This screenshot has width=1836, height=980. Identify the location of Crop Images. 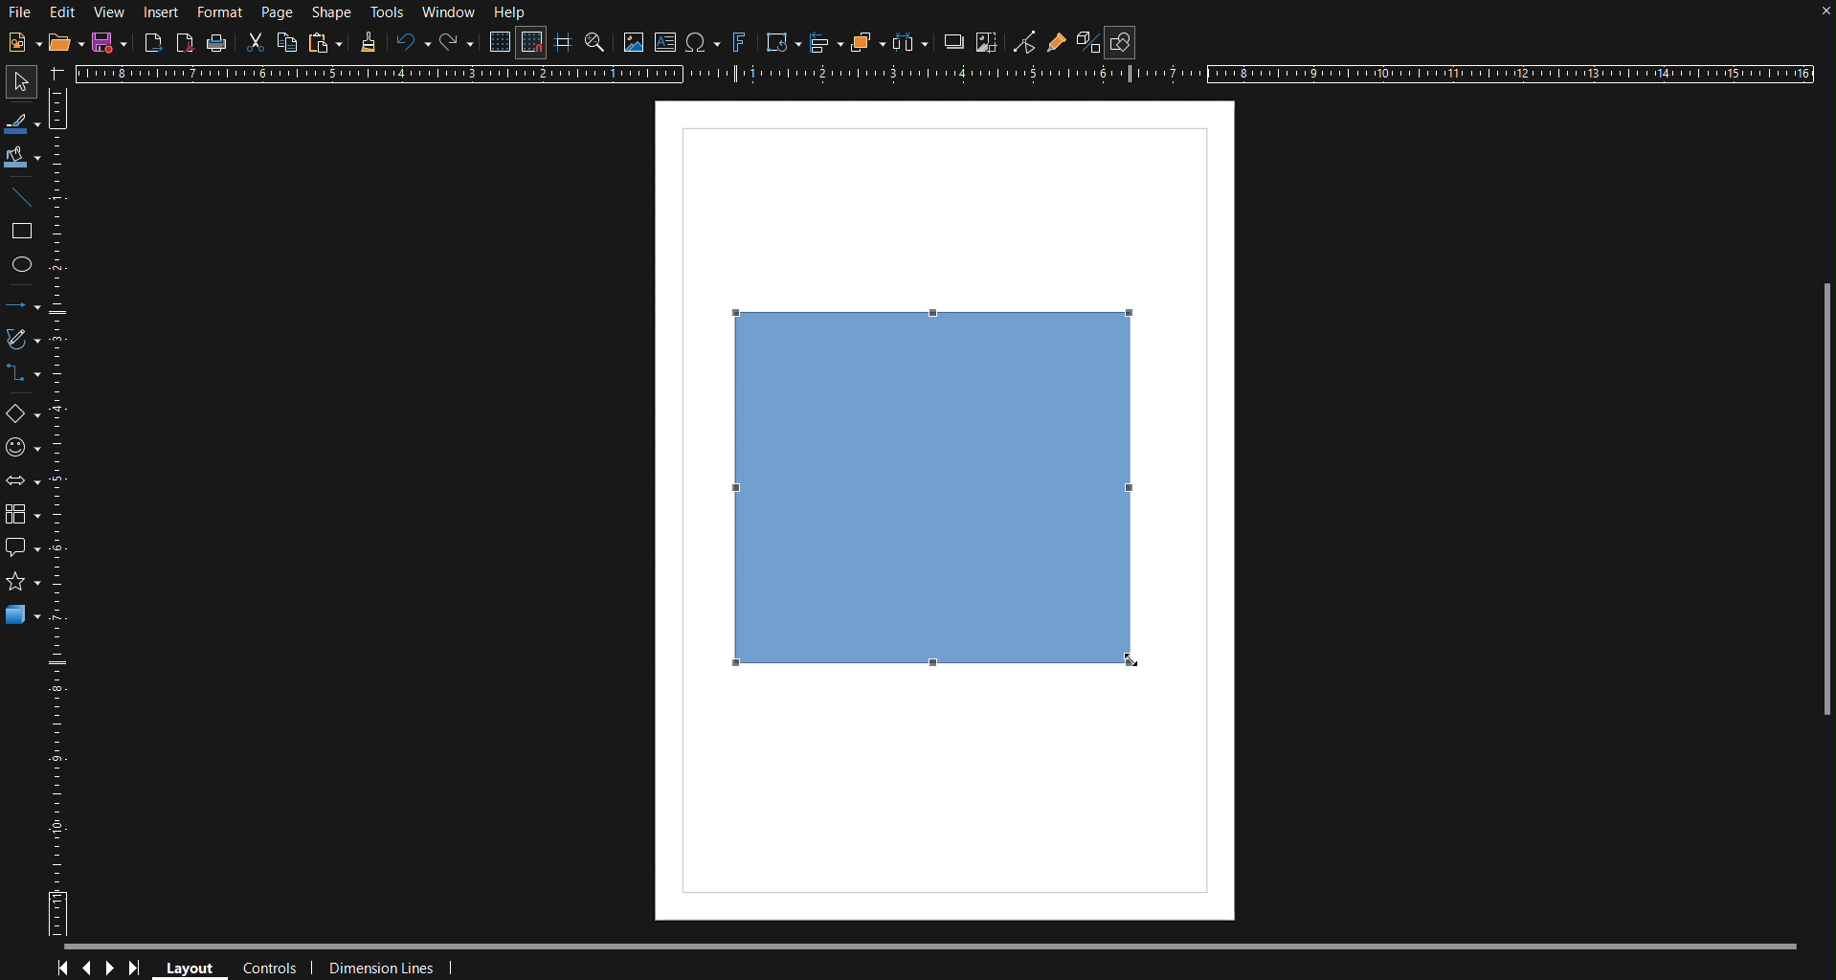
(988, 41).